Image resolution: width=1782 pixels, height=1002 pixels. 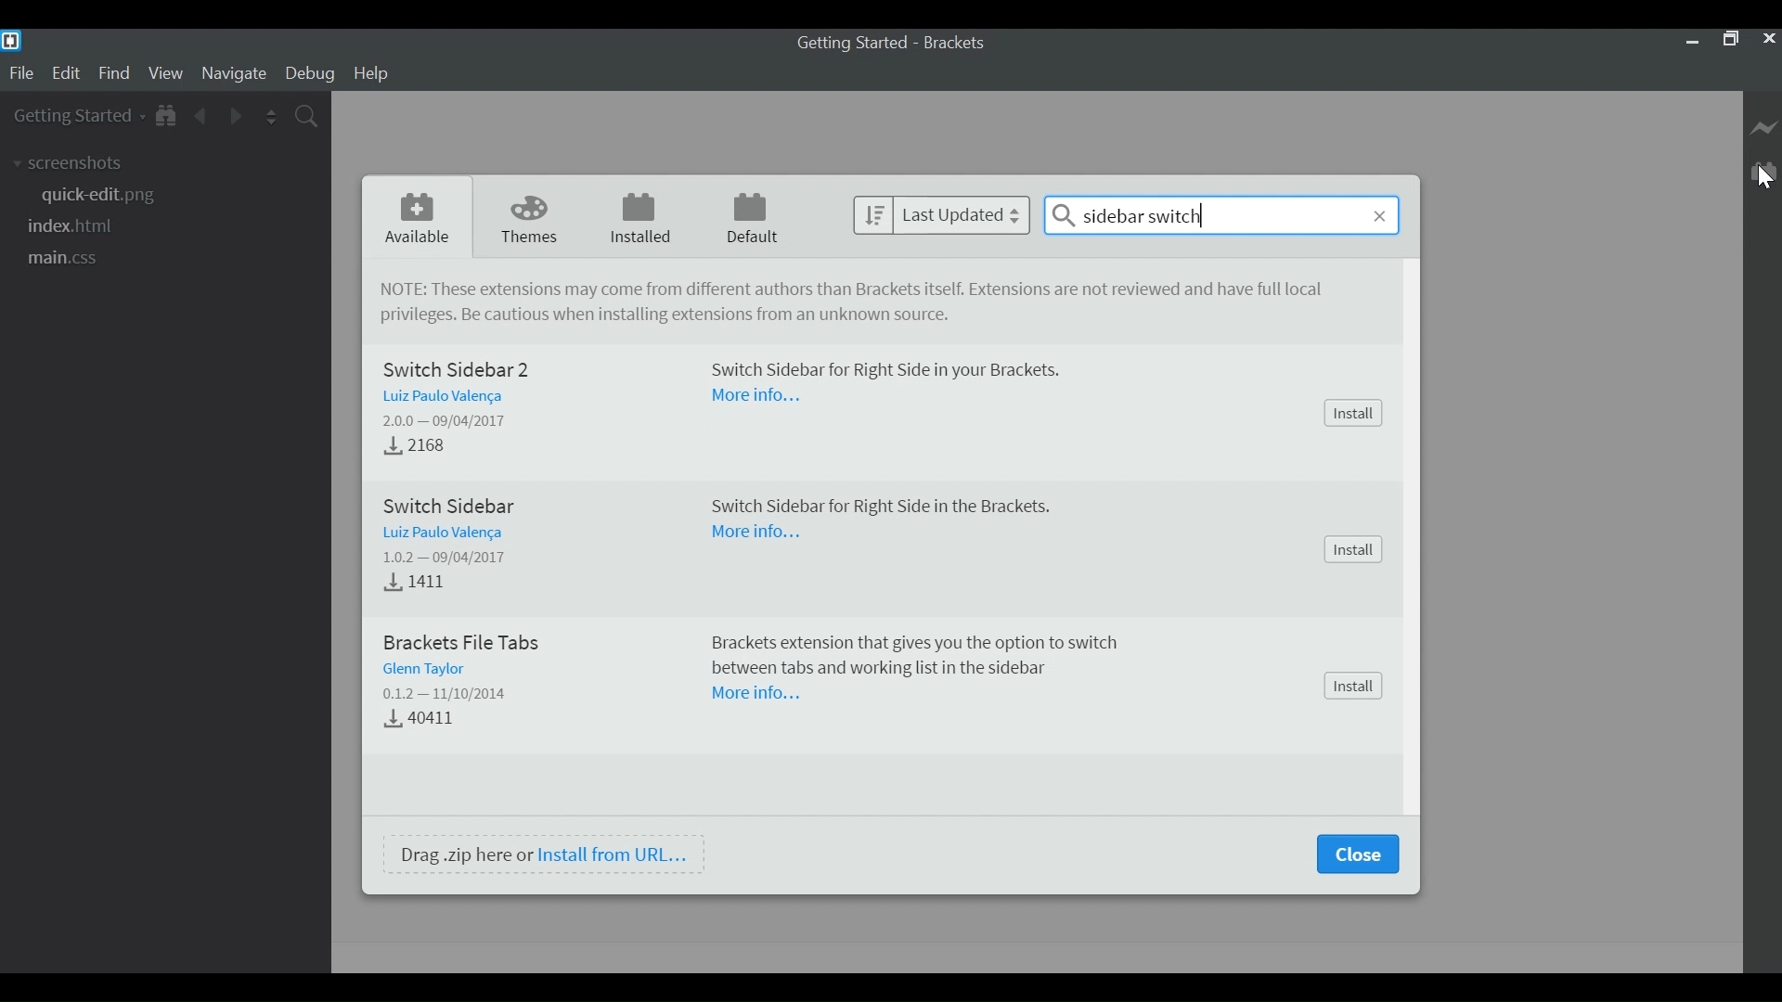 What do you see at coordinates (1768, 39) in the screenshot?
I see `Close` at bounding box center [1768, 39].